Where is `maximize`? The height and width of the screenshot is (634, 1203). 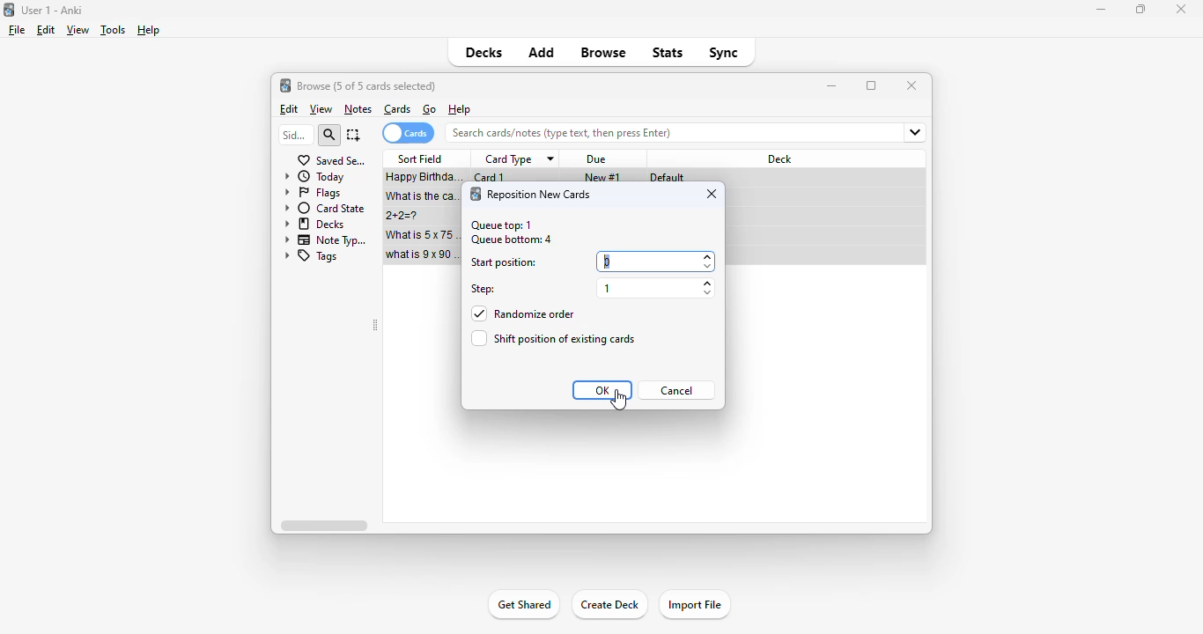
maximize is located at coordinates (871, 85).